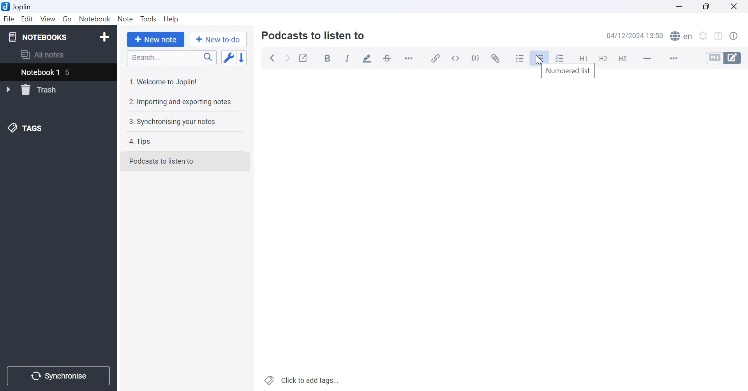 This screenshot has height=391, width=748. I want to click on Drop Down, so click(9, 90).